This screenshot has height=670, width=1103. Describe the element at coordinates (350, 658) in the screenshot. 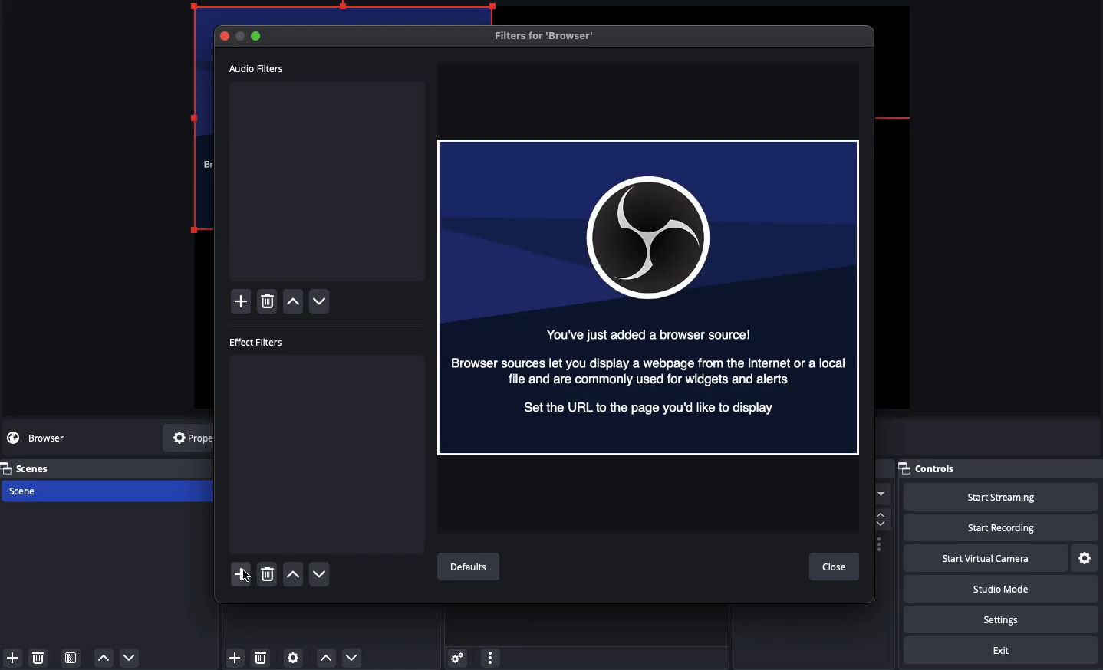

I see `Move down` at that location.